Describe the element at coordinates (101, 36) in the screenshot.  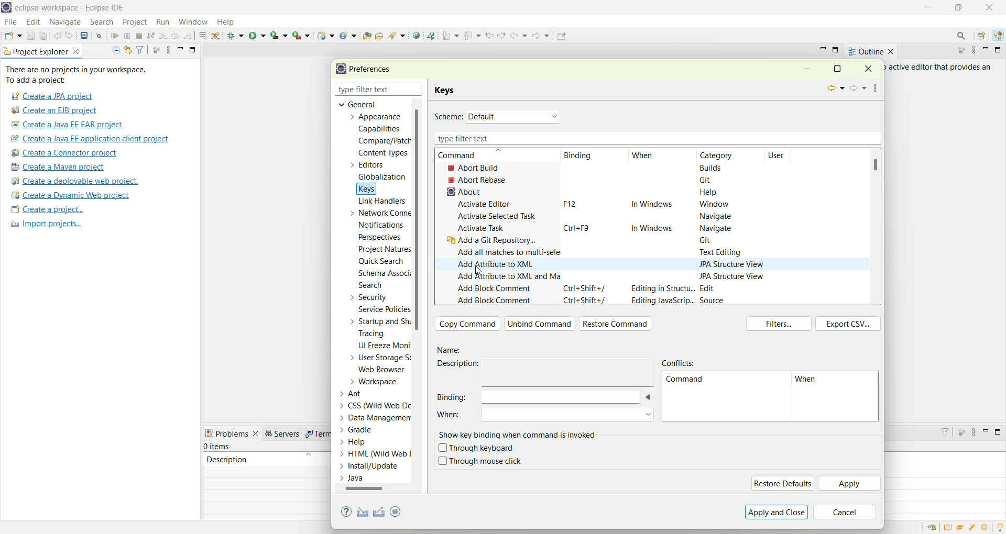
I see `skip all breakpoints` at that location.